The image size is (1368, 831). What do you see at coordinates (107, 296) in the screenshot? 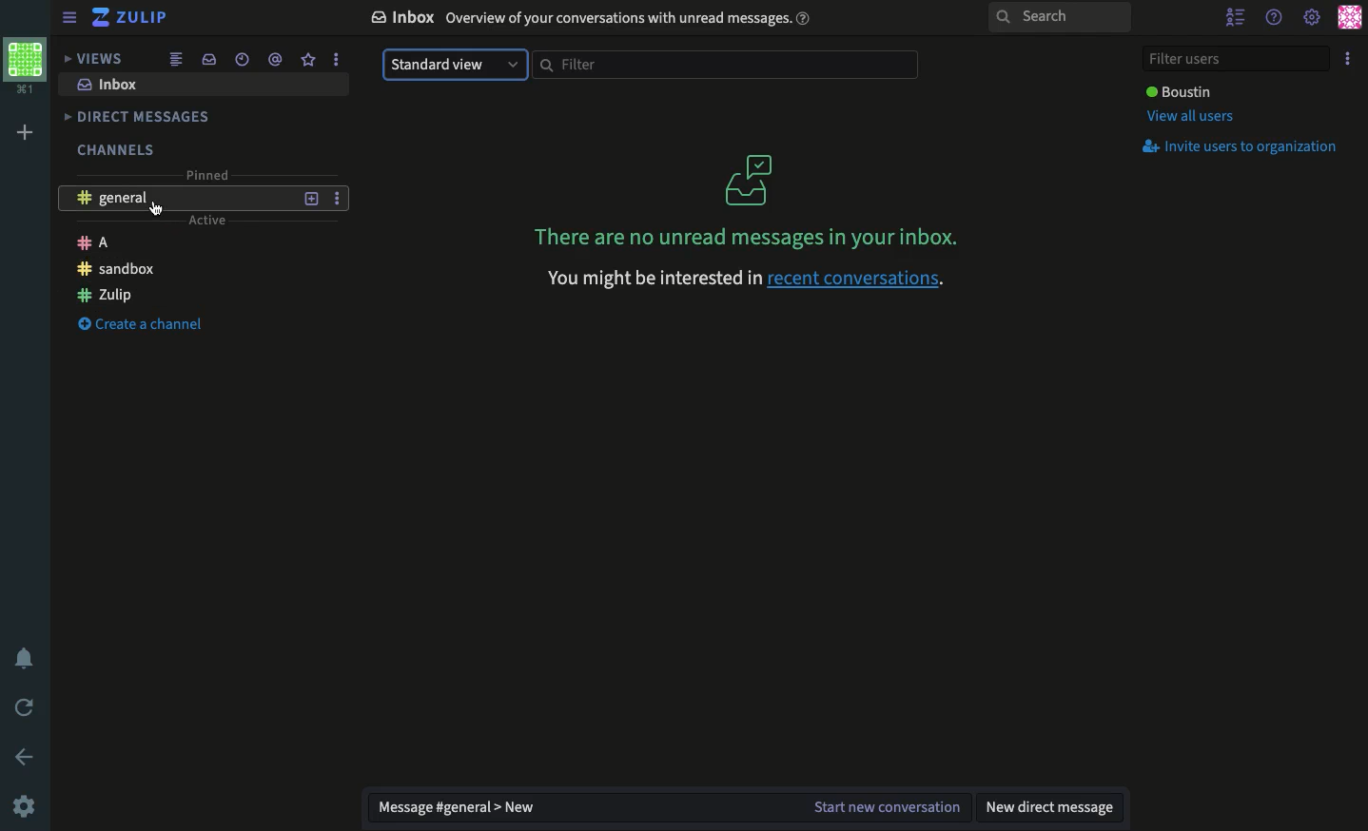
I see `Zulip` at bounding box center [107, 296].